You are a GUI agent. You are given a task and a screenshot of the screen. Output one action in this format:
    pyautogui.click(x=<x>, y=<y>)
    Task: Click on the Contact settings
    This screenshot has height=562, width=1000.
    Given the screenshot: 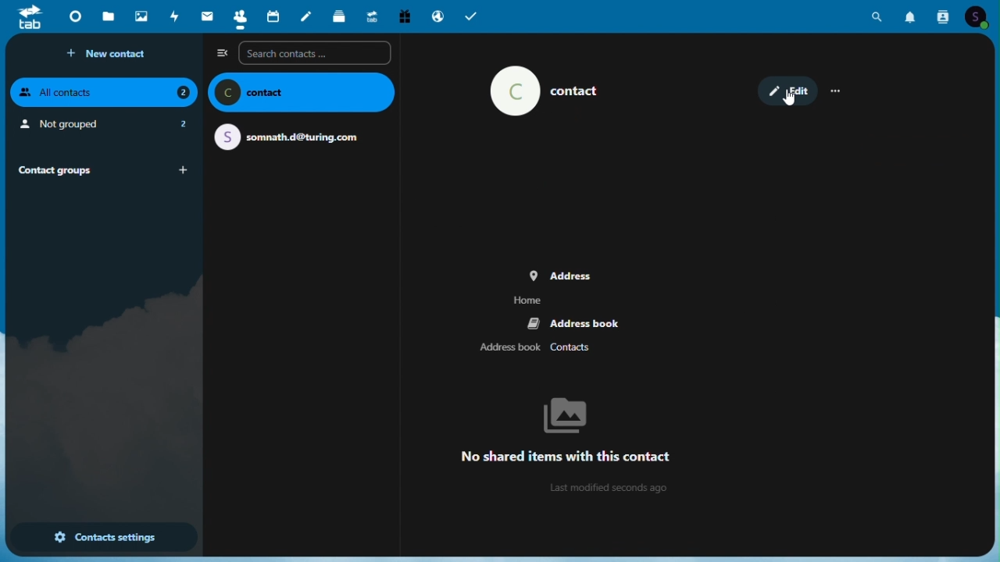 What is the action you would take?
    pyautogui.click(x=102, y=539)
    